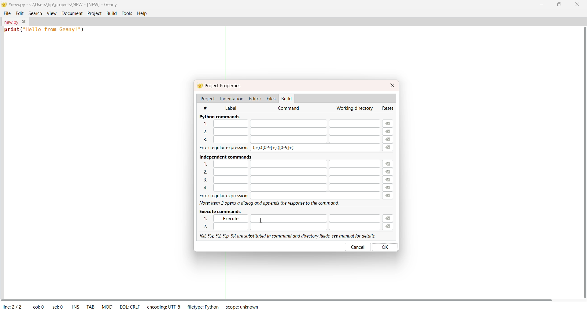  Describe the element at coordinates (286, 180) in the screenshot. I see `3.` at that location.